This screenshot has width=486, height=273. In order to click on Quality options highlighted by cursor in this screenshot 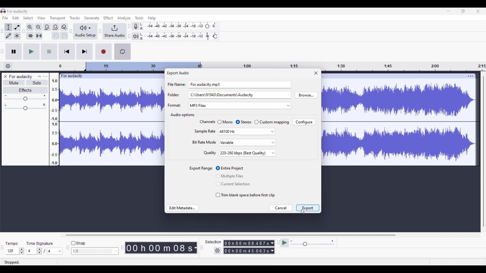, I will do `click(271, 153)`.